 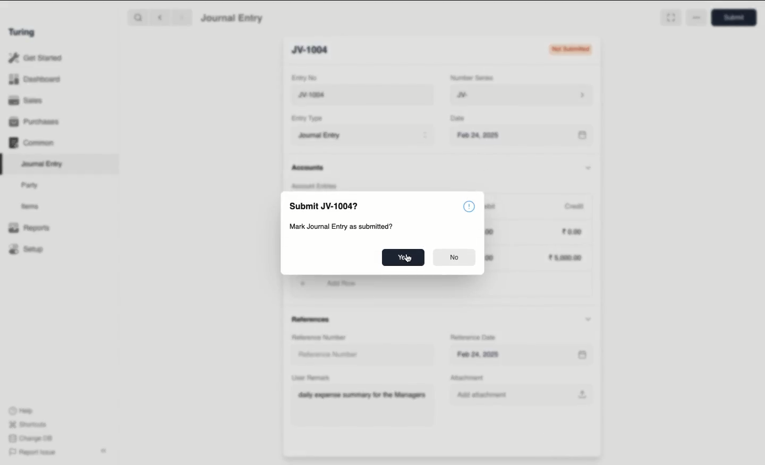 What do you see at coordinates (24, 33) in the screenshot?
I see `Turing` at bounding box center [24, 33].